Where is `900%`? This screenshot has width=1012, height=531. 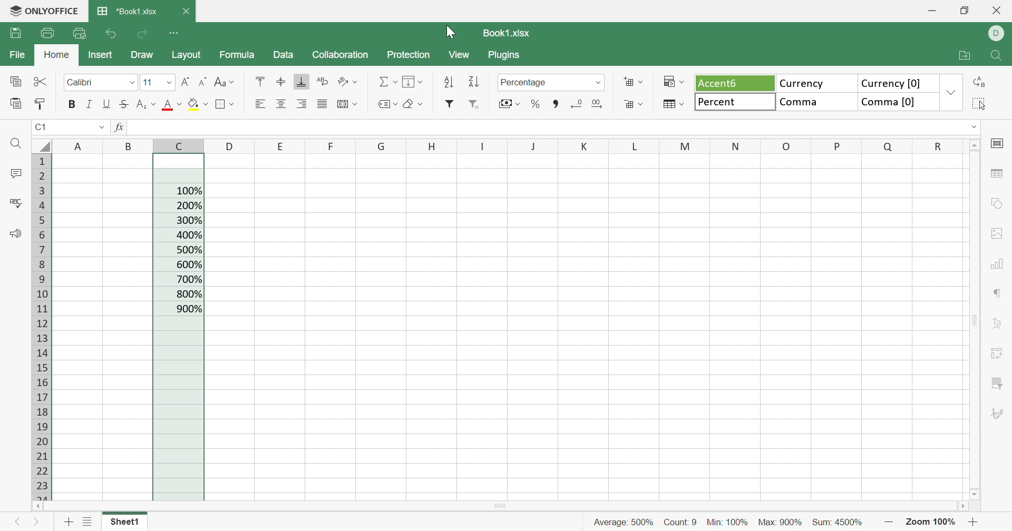 900% is located at coordinates (189, 310).